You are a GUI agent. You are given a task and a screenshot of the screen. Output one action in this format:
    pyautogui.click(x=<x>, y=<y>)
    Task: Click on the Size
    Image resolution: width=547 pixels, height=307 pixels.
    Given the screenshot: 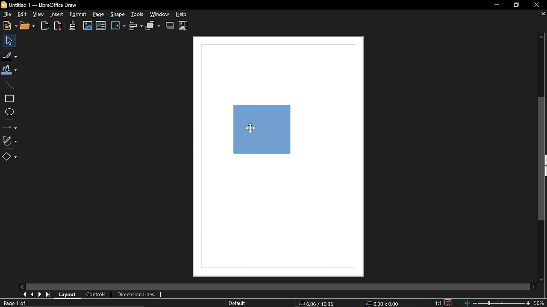 What is the action you would take?
    pyautogui.click(x=382, y=303)
    